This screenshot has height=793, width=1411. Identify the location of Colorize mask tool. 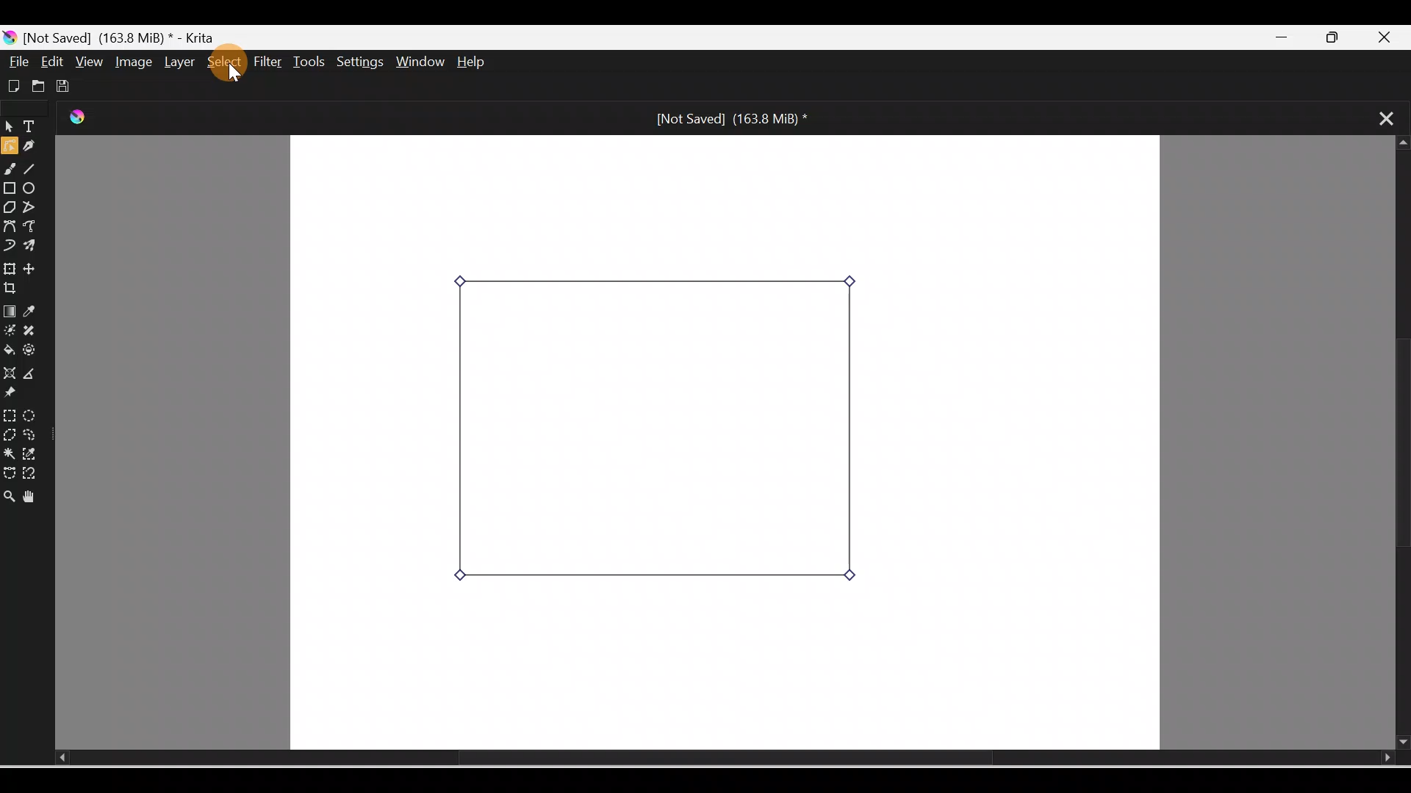
(10, 331).